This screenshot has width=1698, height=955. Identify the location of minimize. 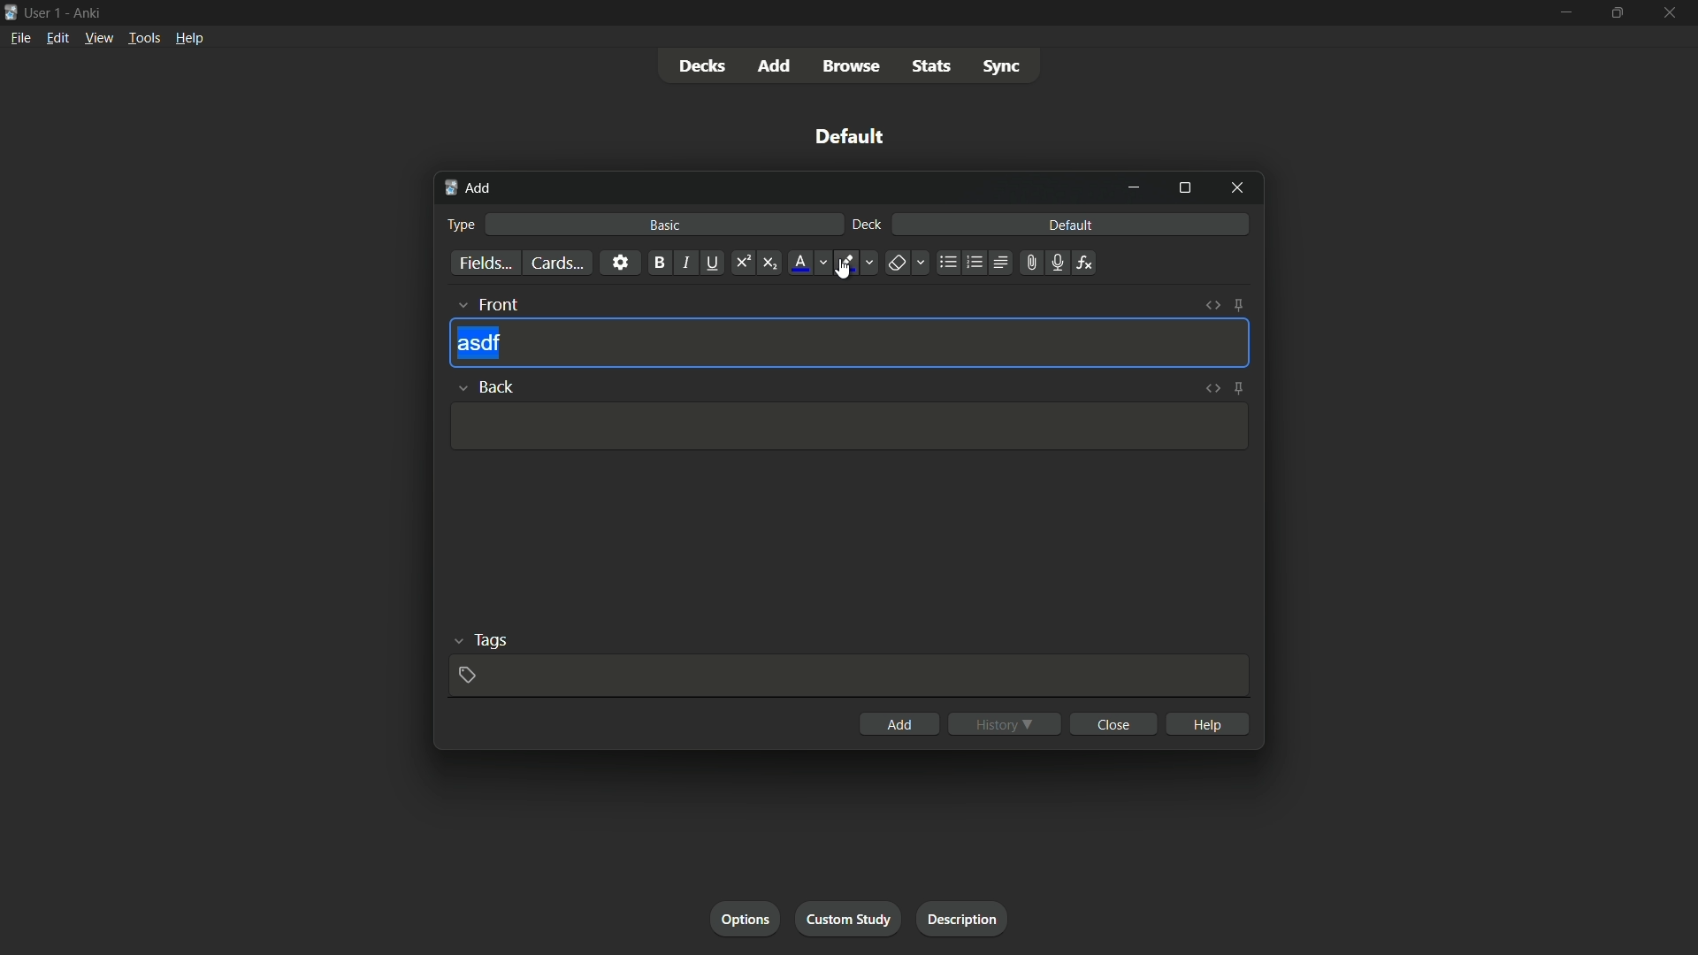
(1567, 11).